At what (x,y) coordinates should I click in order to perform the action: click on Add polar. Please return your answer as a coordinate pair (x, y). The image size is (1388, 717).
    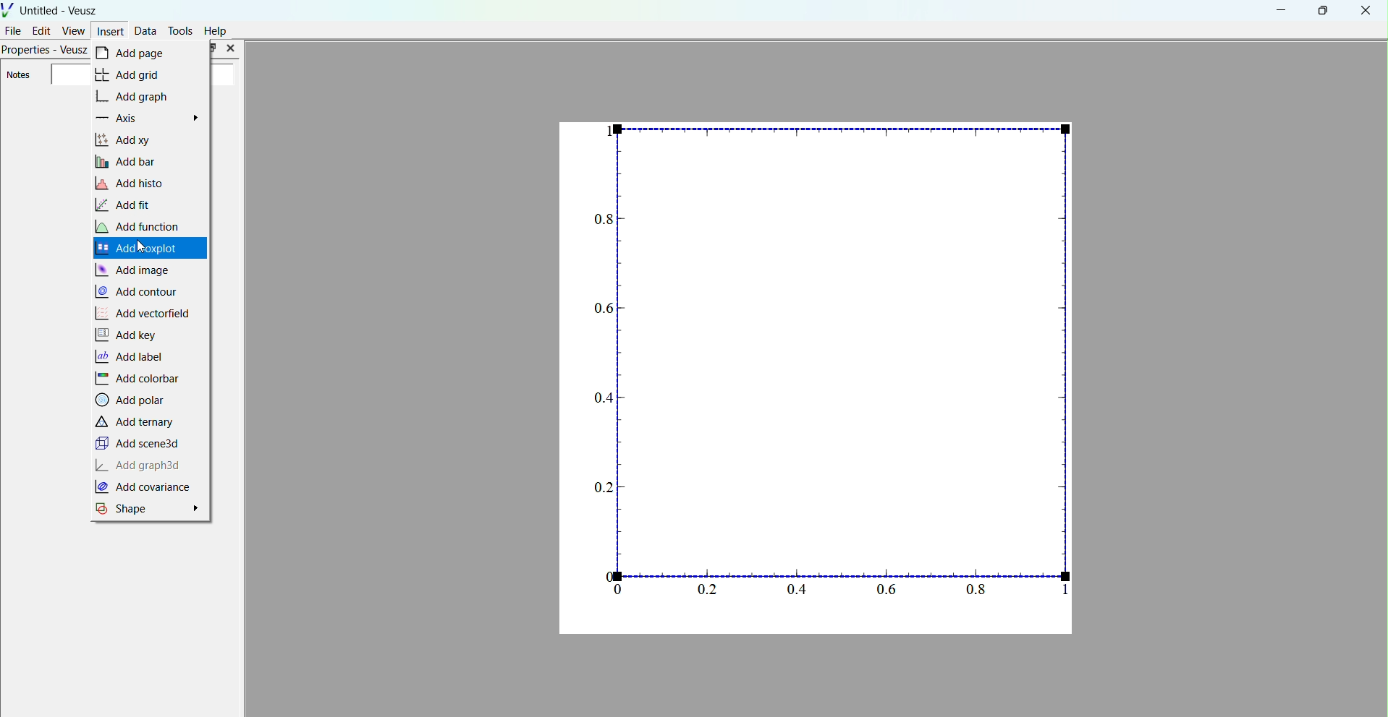
    Looking at the image, I should click on (132, 401).